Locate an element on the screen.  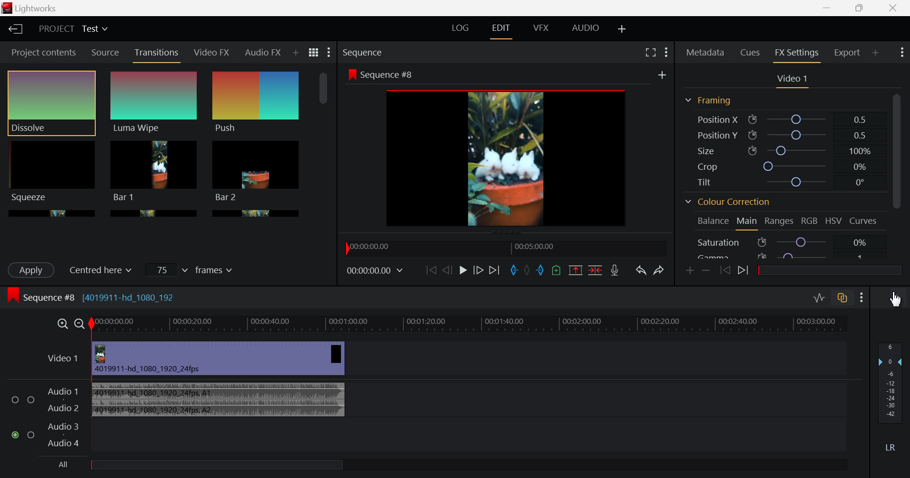
Project Title is located at coordinates (75, 29).